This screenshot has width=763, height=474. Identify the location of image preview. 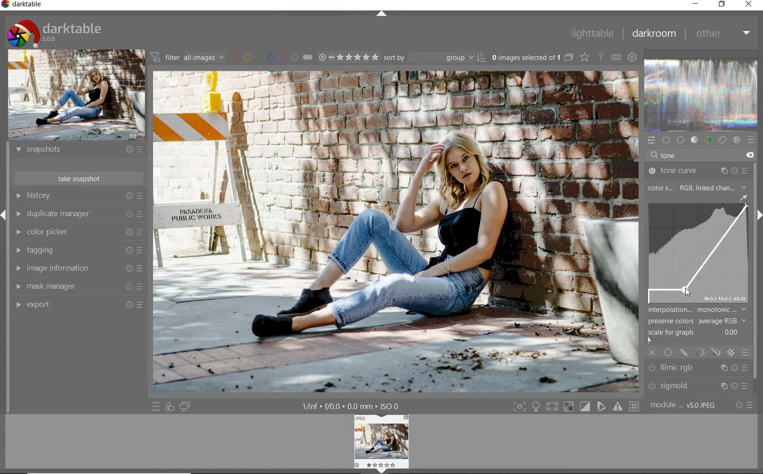
(76, 95).